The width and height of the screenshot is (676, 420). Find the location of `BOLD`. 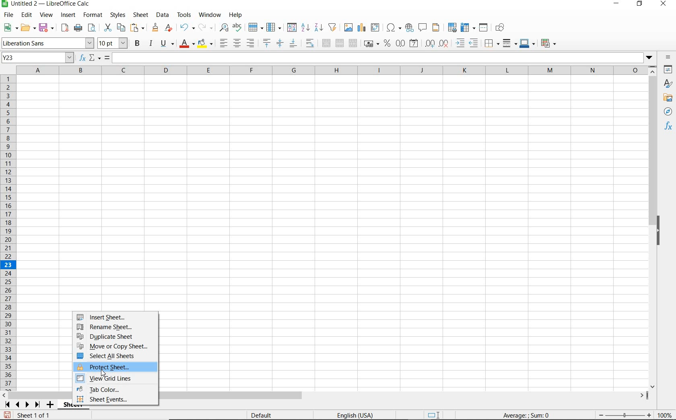

BOLD is located at coordinates (137, 44).